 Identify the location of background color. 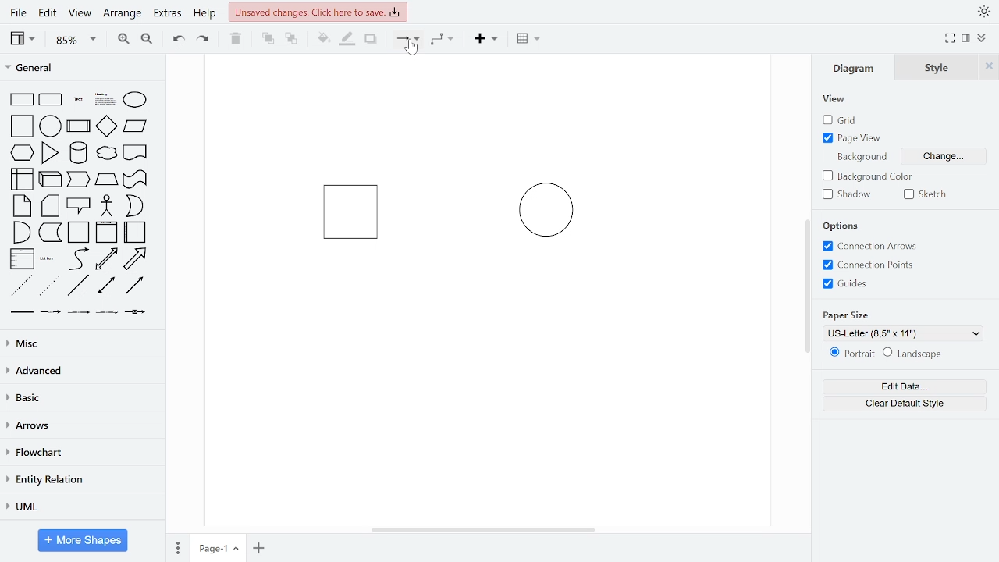
(870, 177).